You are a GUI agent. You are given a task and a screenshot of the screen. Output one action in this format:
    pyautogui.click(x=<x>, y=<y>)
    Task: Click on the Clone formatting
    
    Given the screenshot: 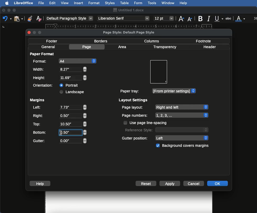 What is the action you would take?
    pyautogui.click(x=30, y=18)
    